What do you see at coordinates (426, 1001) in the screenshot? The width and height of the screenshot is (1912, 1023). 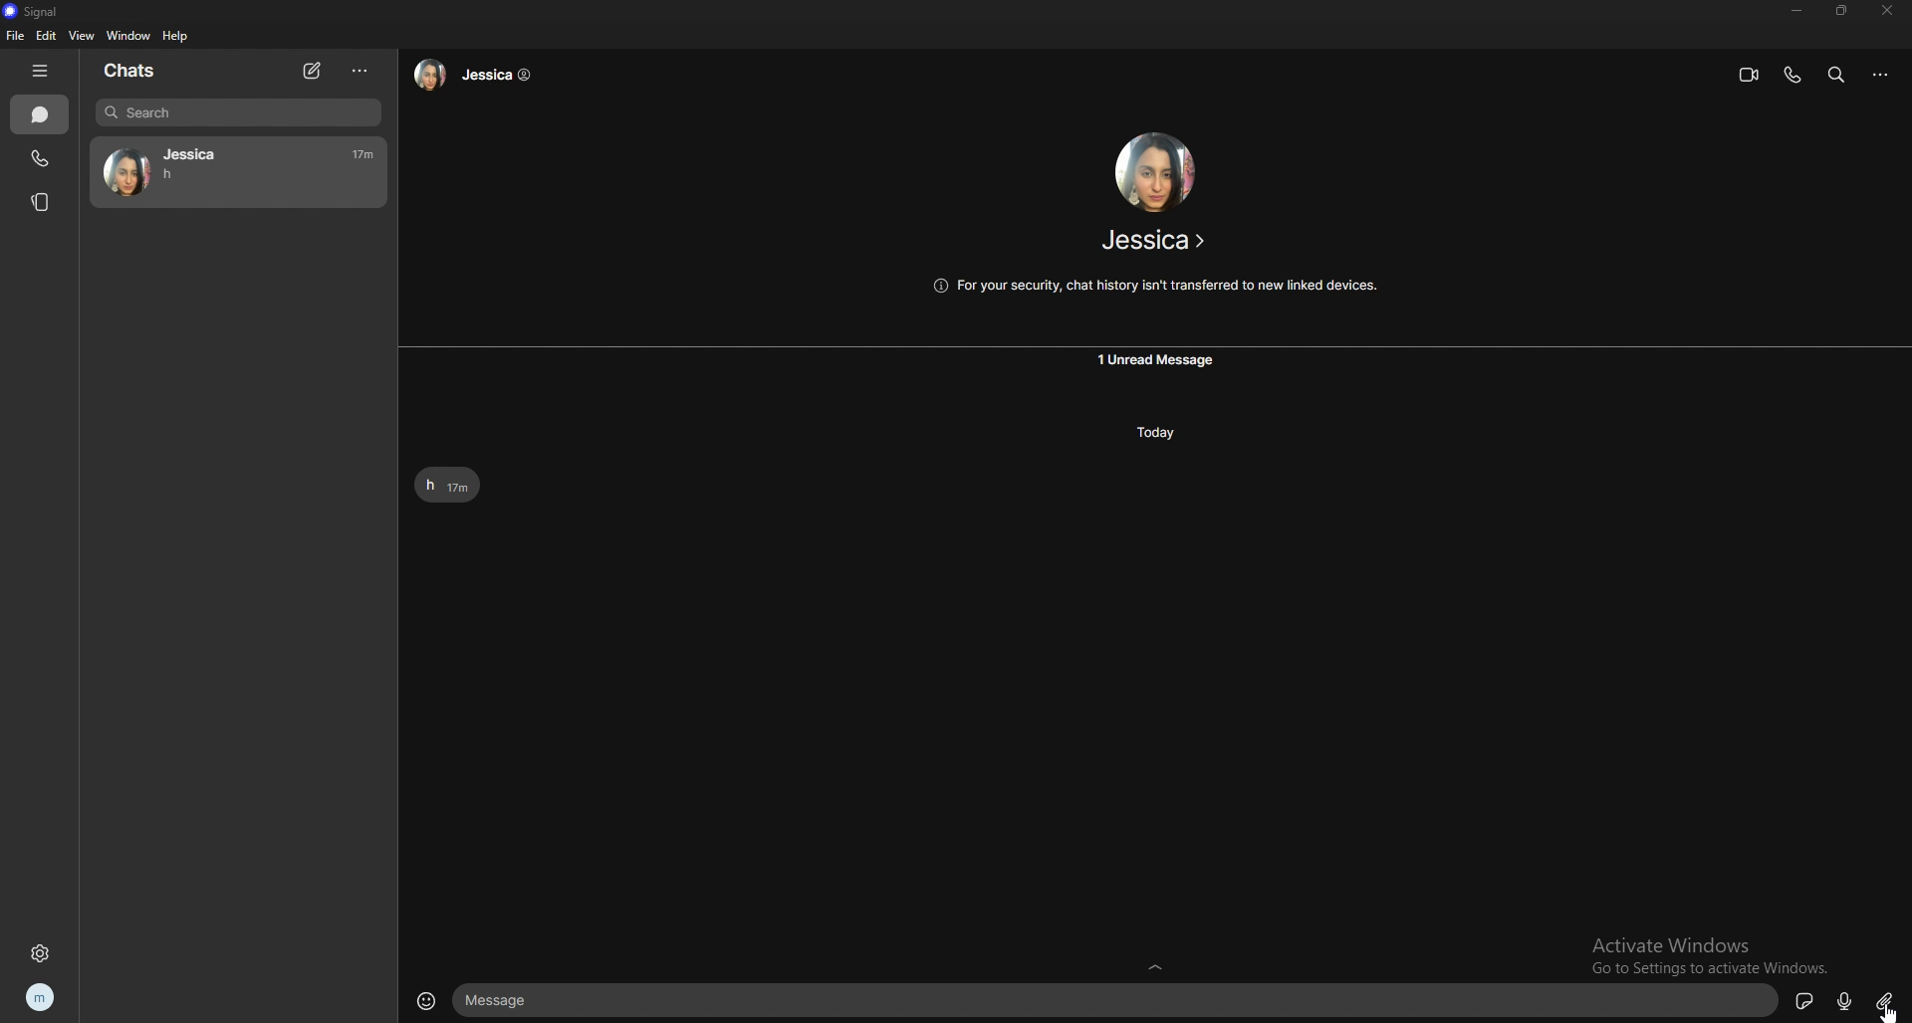 I see `emojis` at bounding box center [426, 1001].